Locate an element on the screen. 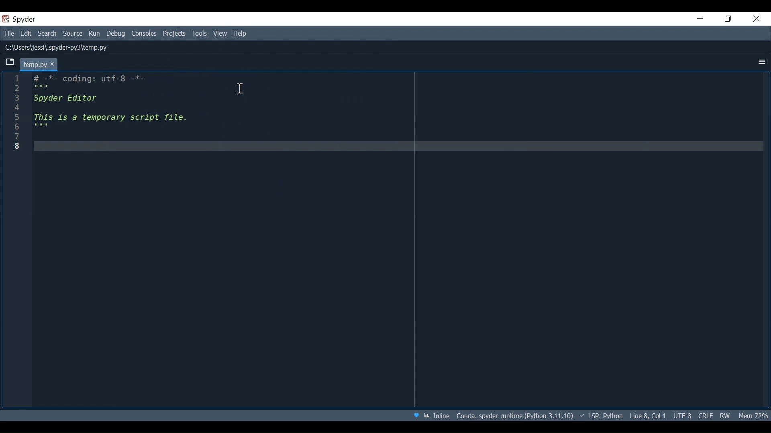 This screenshot has width=771, height=433. C:\Users\jessi\.spyder-py3\temp.py is located at coordinates (71, 47).